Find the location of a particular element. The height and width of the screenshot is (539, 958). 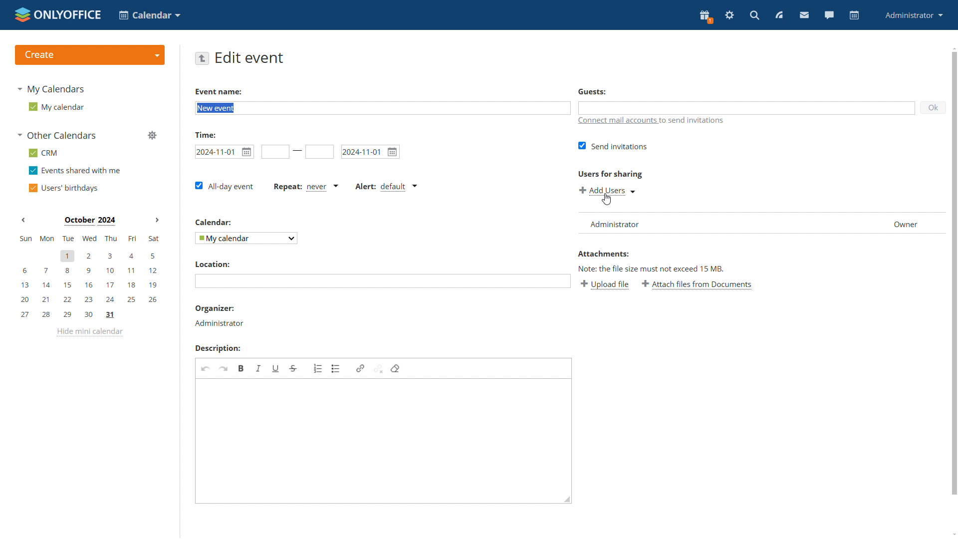

ok is located at coordinates (934, 108).